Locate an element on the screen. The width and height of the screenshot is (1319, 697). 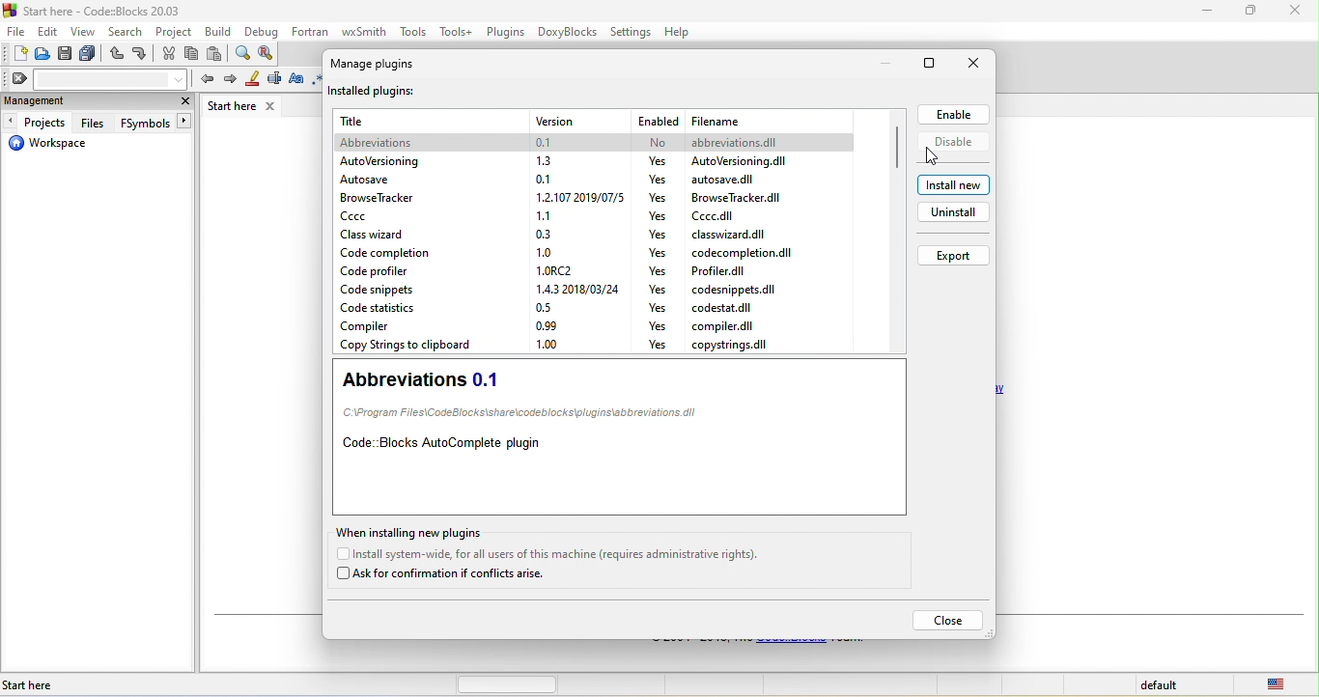
autoversioning is located at coordinates (379, 163).